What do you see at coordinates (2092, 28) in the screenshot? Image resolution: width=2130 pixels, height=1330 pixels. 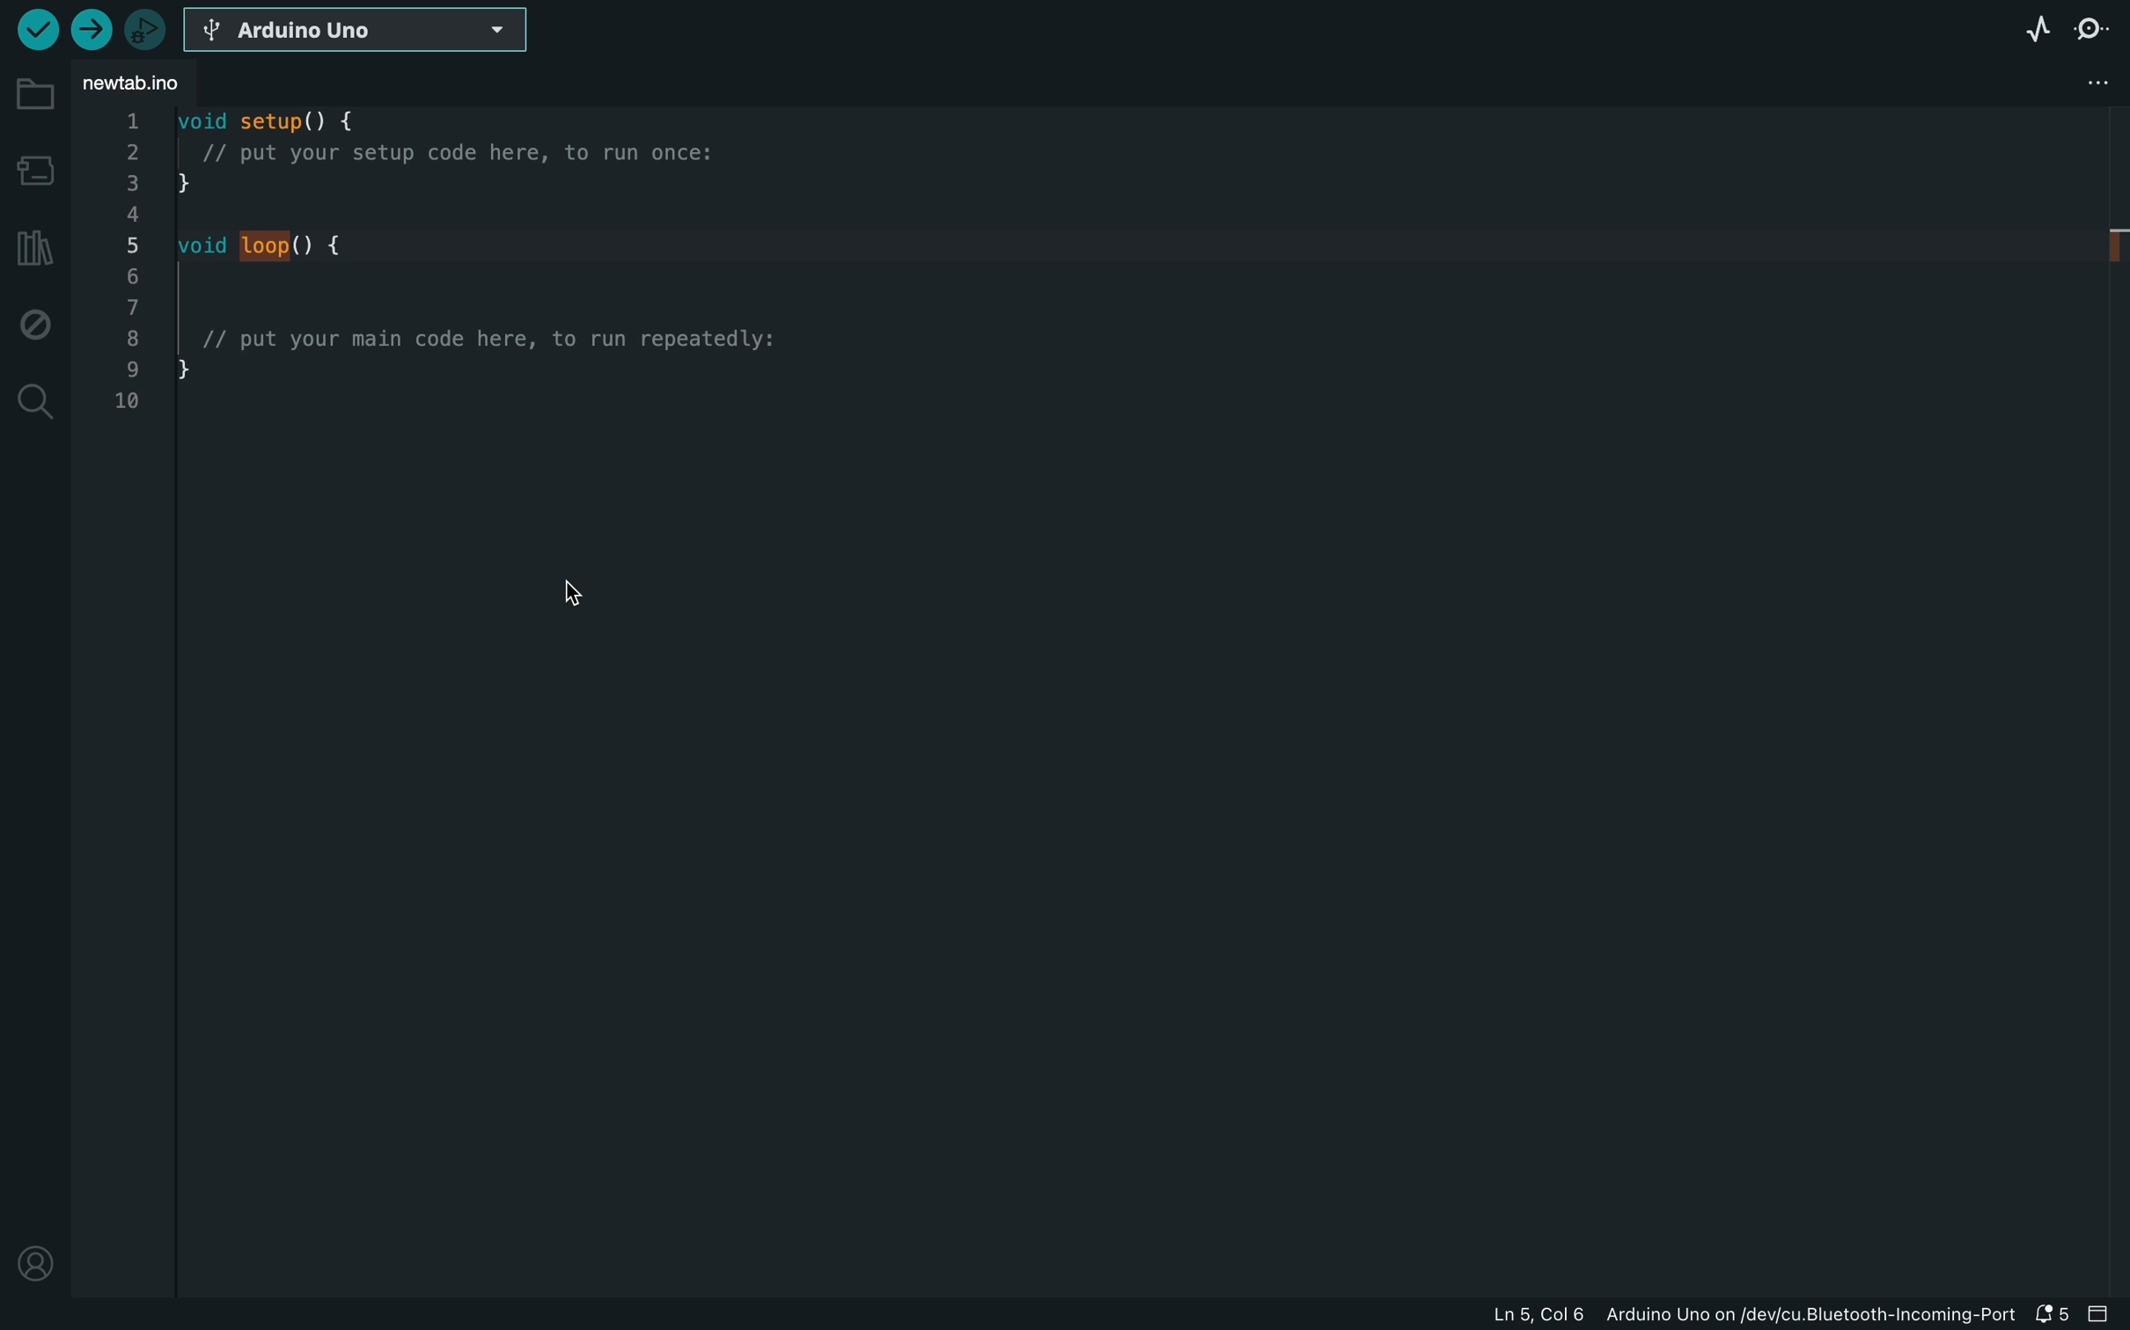 I see `serial monitor` at bounding box center [2092, 28].